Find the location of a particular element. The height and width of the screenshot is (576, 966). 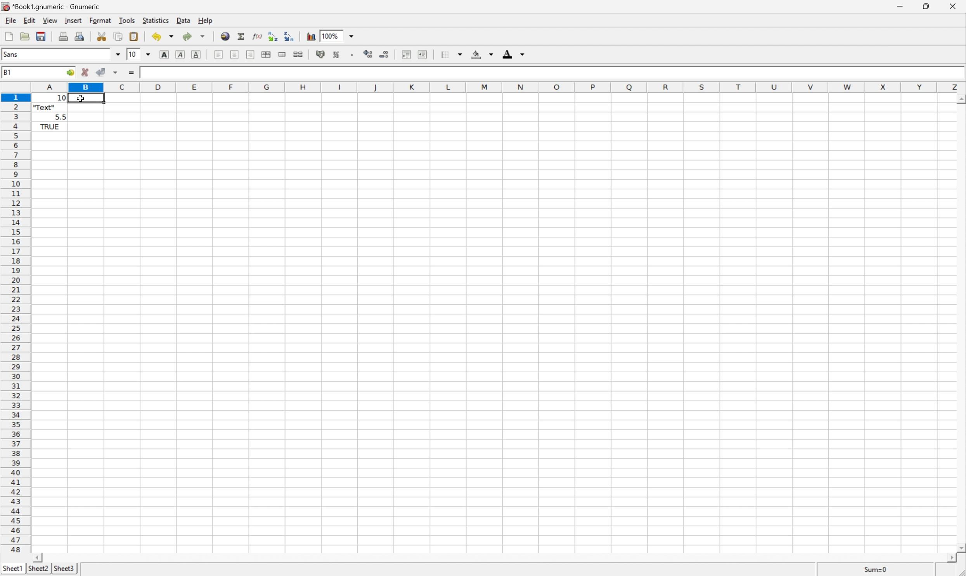

Insert is located at coordinates (73, 20).